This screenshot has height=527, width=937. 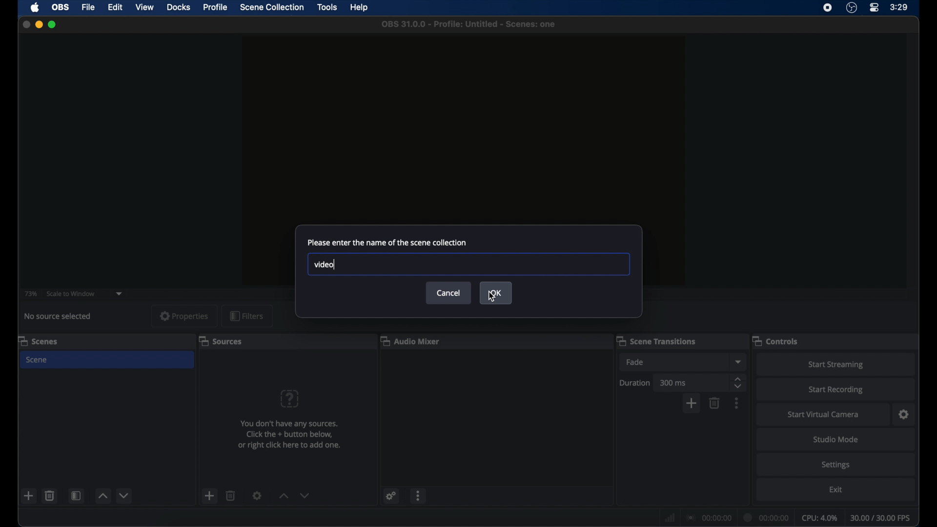 What do you see at coordinates (691, 404) in the screenshot?
I see `add` at bounding box center [691, 404].